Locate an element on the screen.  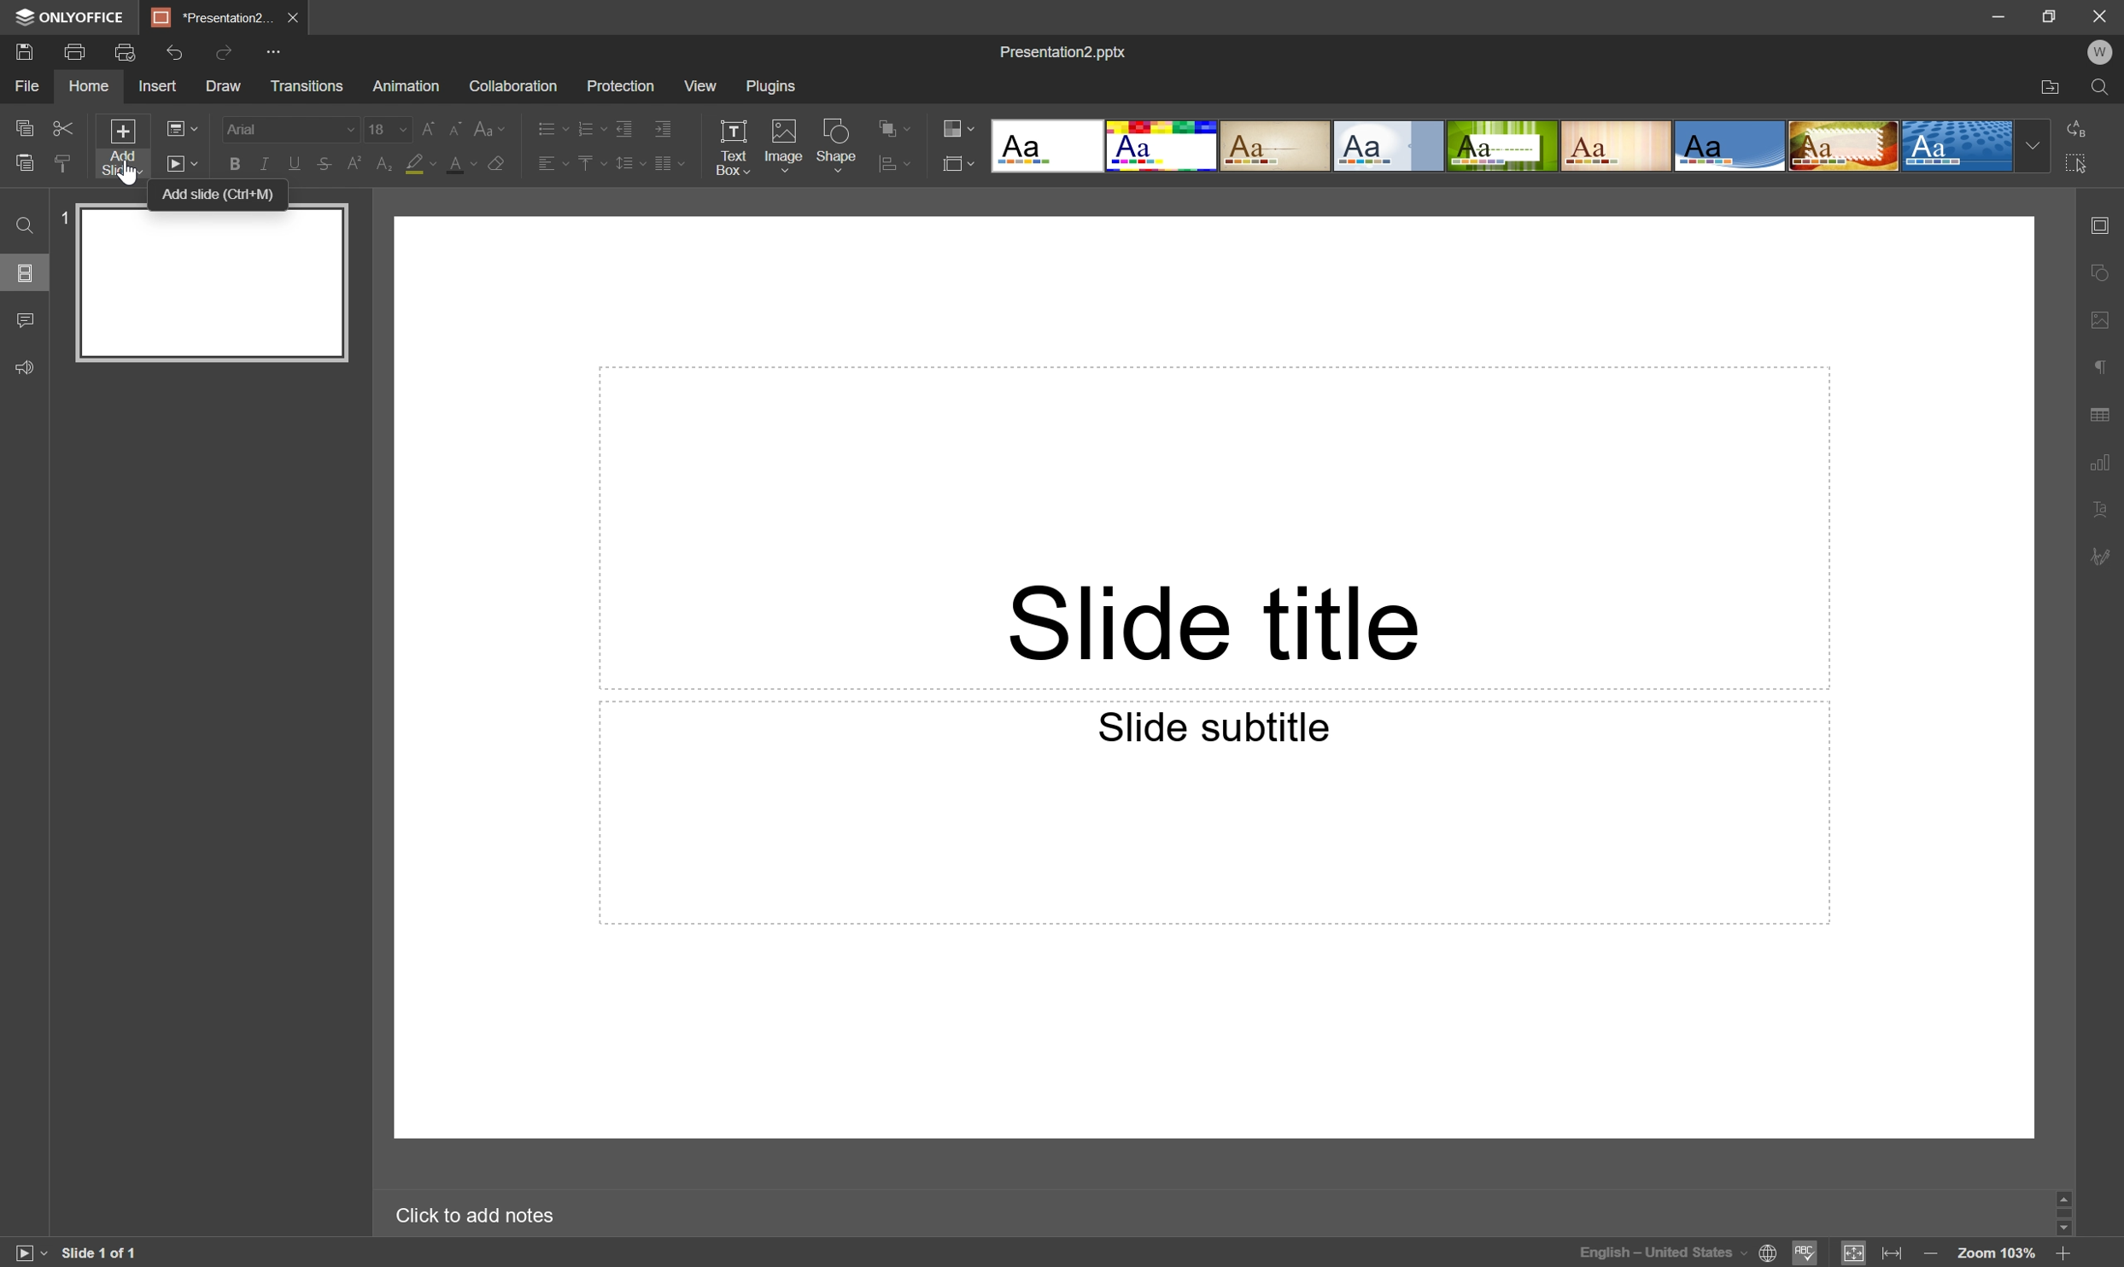
Font is located at coordinates (288, 129).